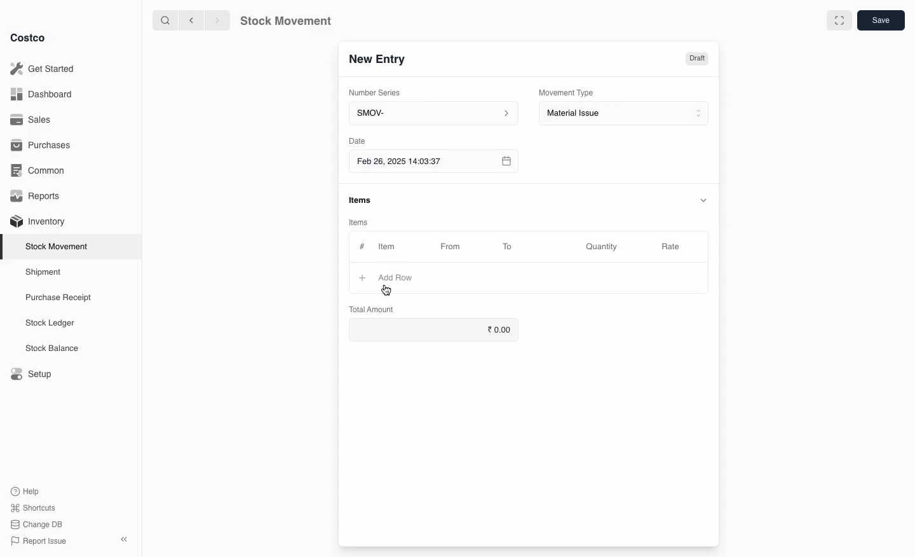 The image size is (915, 557). What do you see at coordinates (41, 172) in the screenshot?
I see `Common` at bounding box center [41, 172].